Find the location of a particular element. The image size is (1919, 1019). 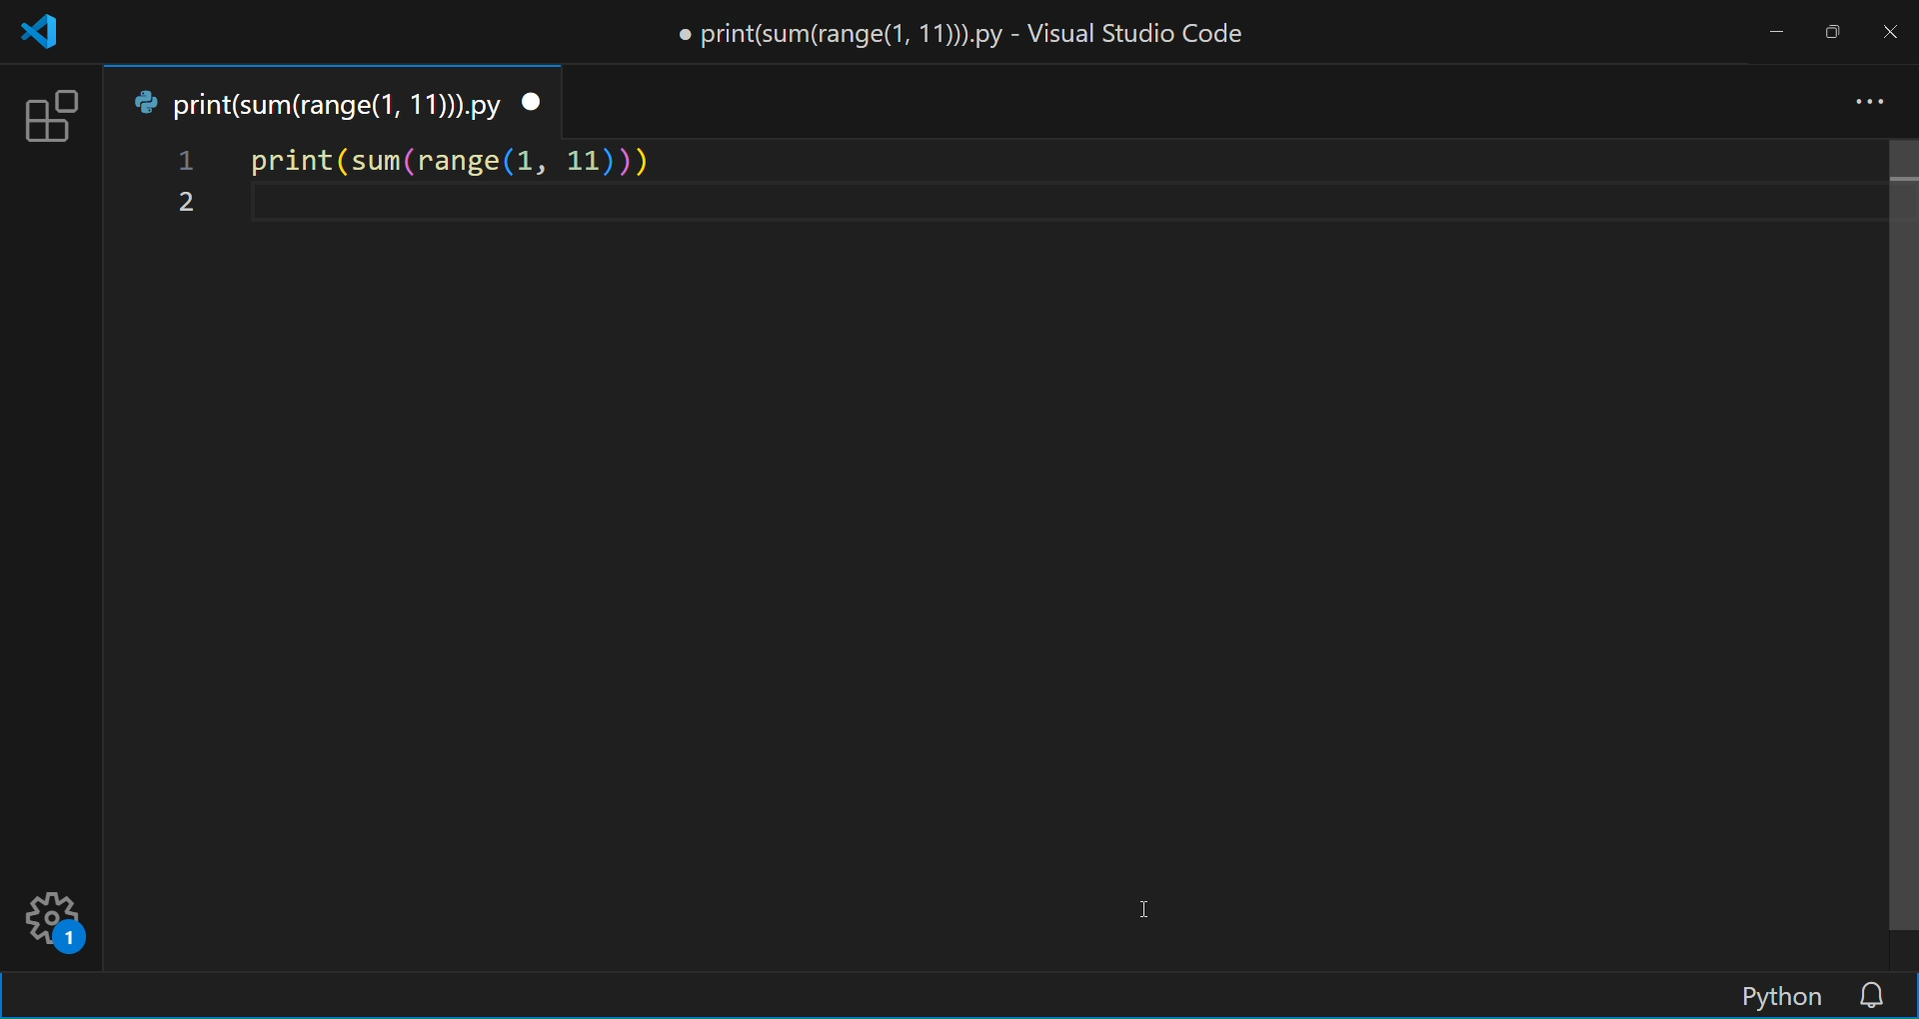

close is located at coordinates (1889, 28).